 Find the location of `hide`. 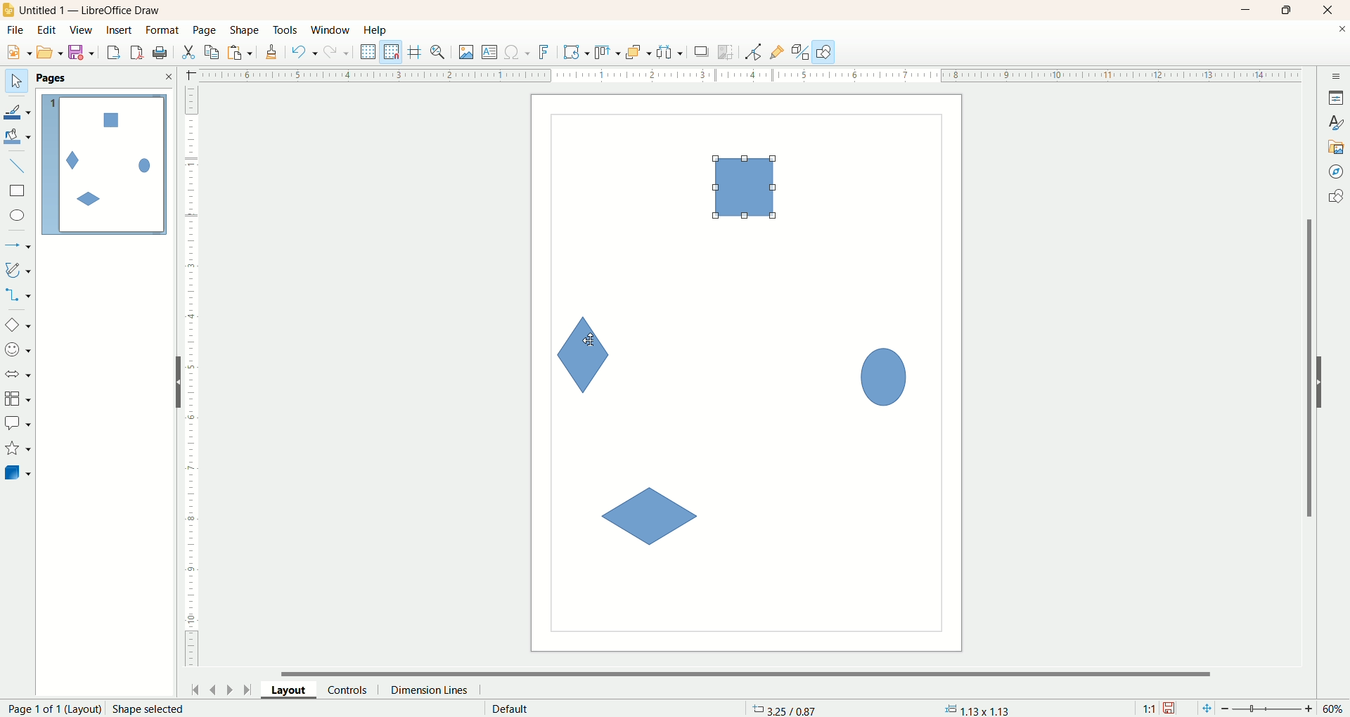

hide is located at coordinates (1327, 380).